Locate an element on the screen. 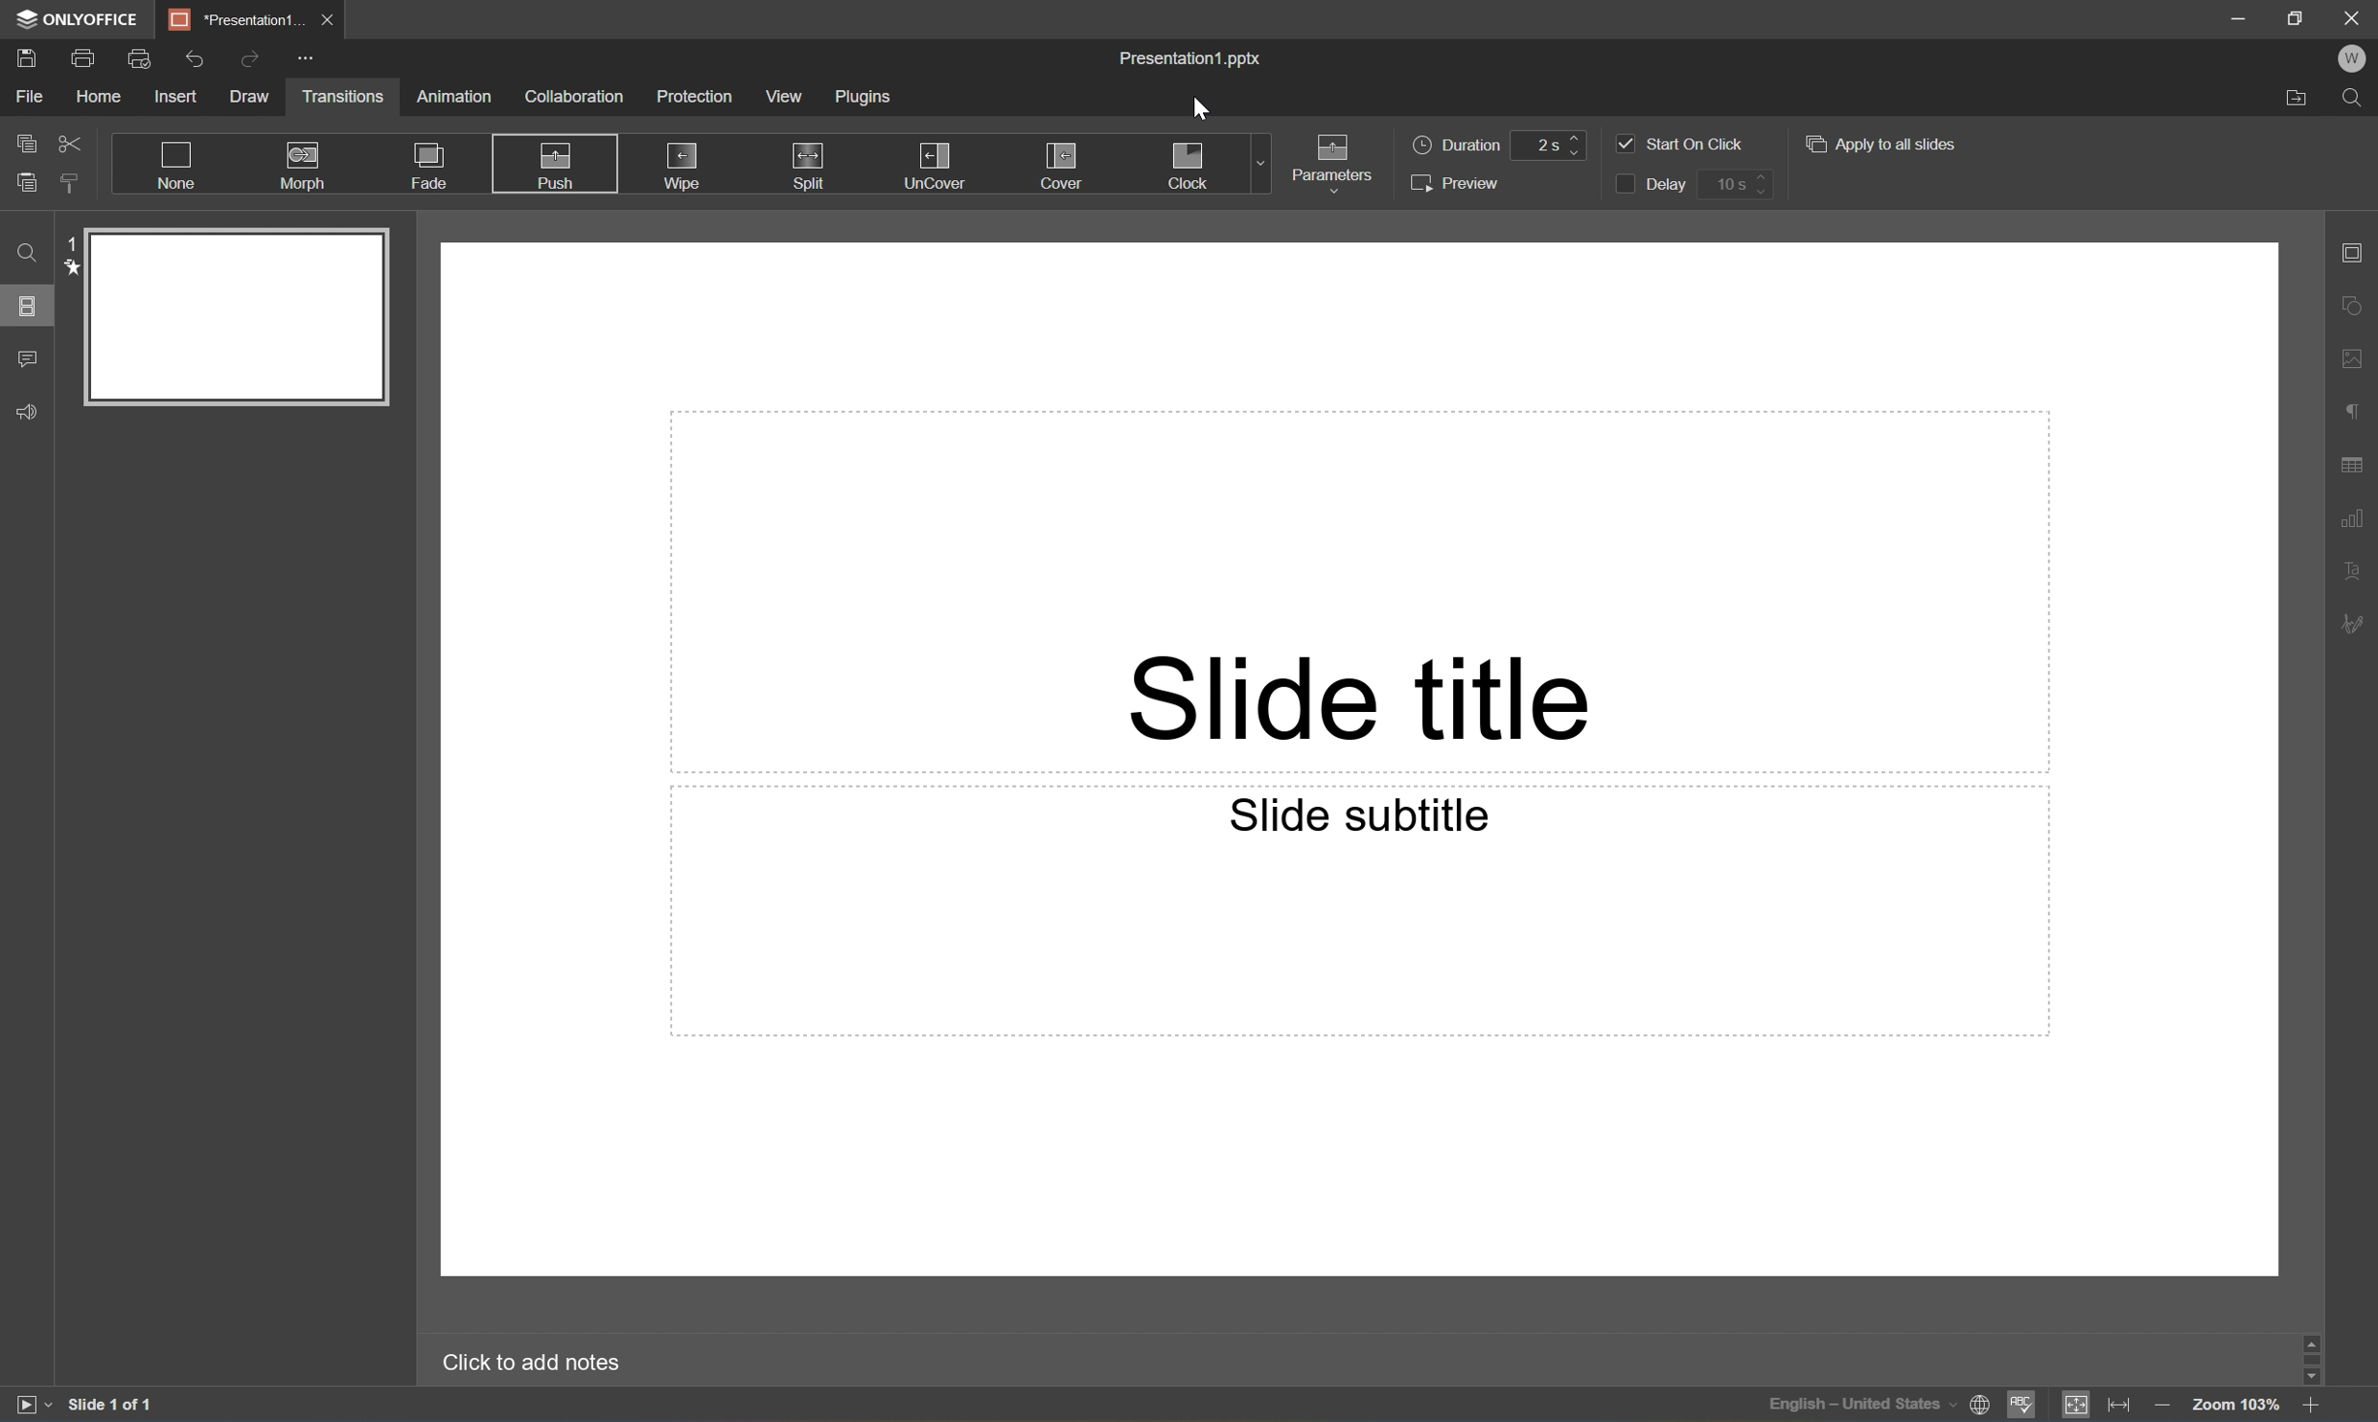 The image size is (2378, 1422). Start slideshow is located at coordinates (35, 1404).